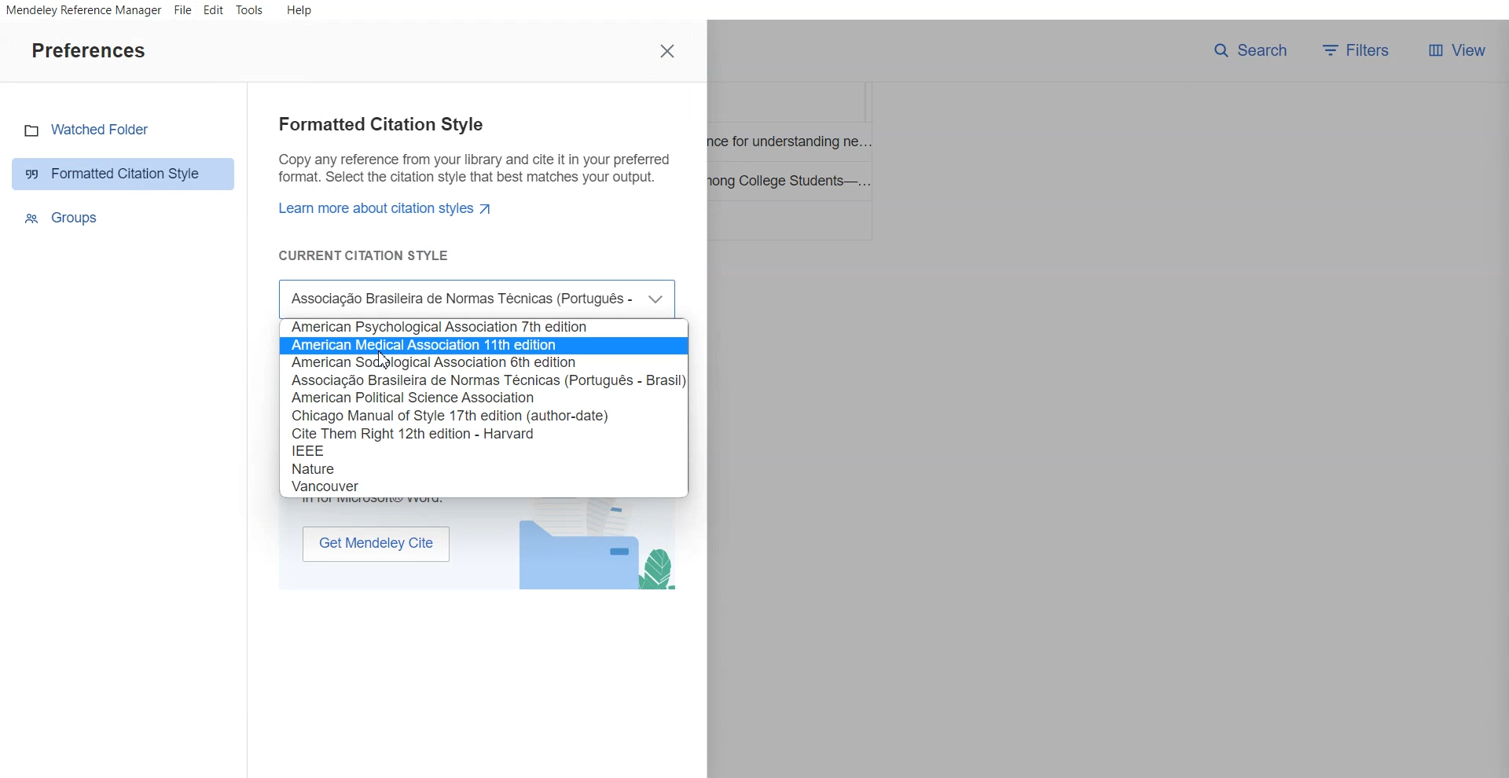 This screenshot has height=778, width=1509. What do you see at coordinates (486, 326) in the screenshot?
I see `Citation` at bounding box center [486, 326].